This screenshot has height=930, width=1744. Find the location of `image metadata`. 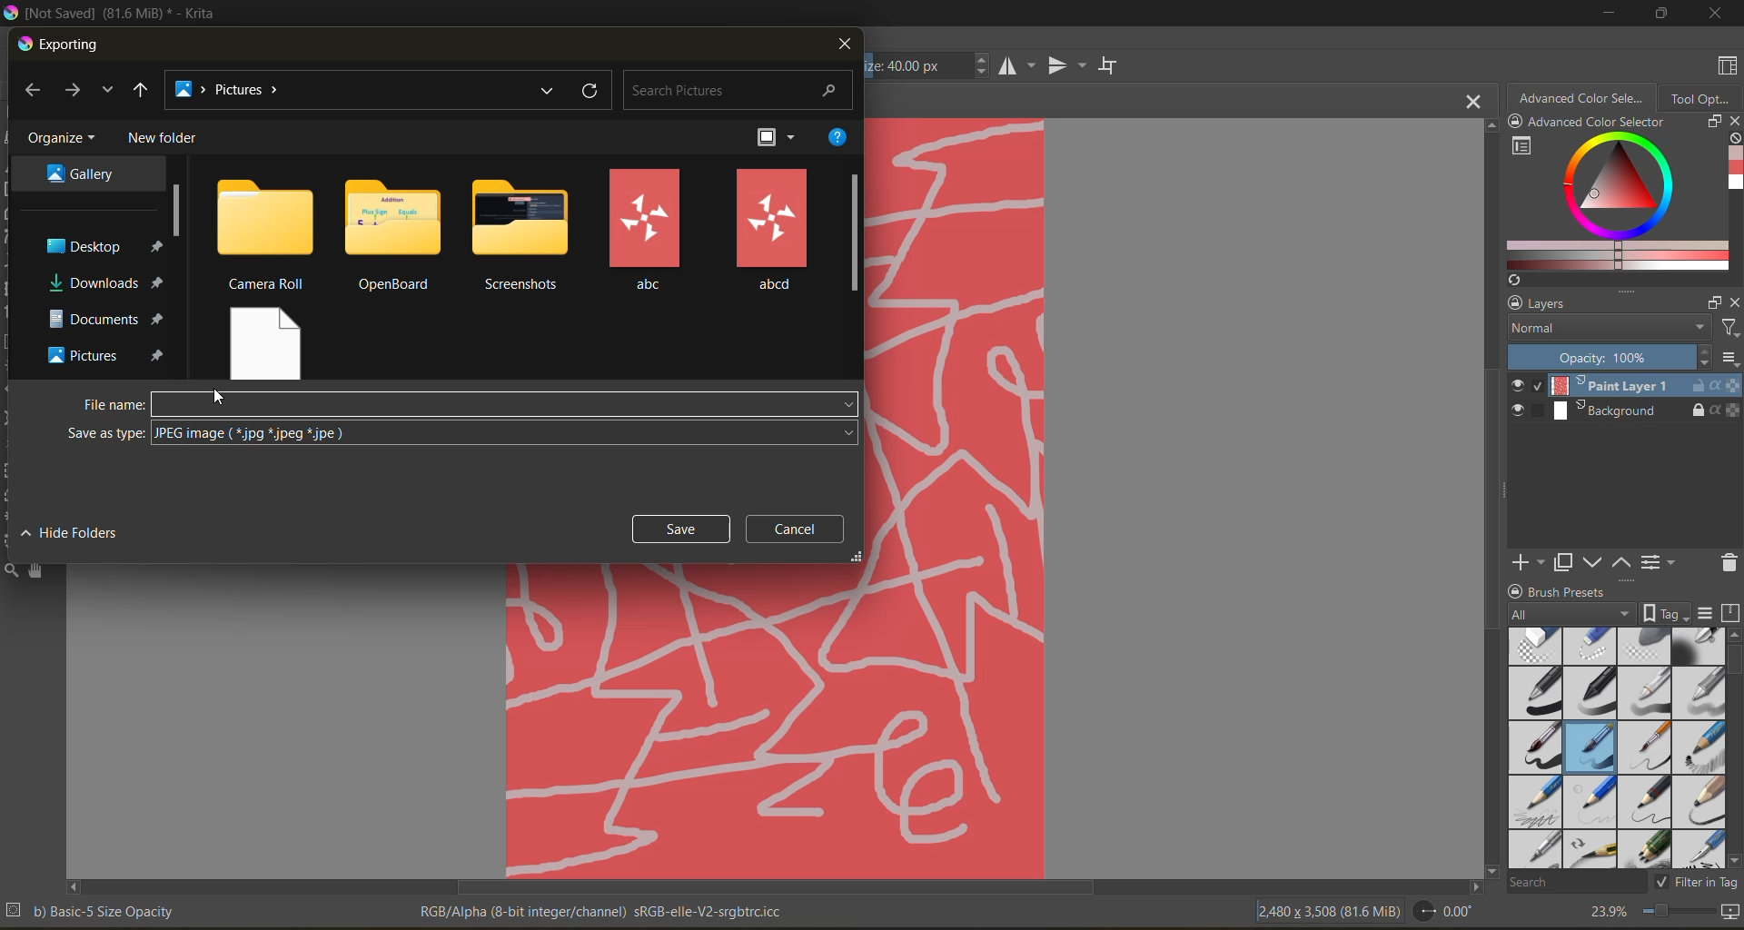

image metadata is located at coordinates (1327, 909).